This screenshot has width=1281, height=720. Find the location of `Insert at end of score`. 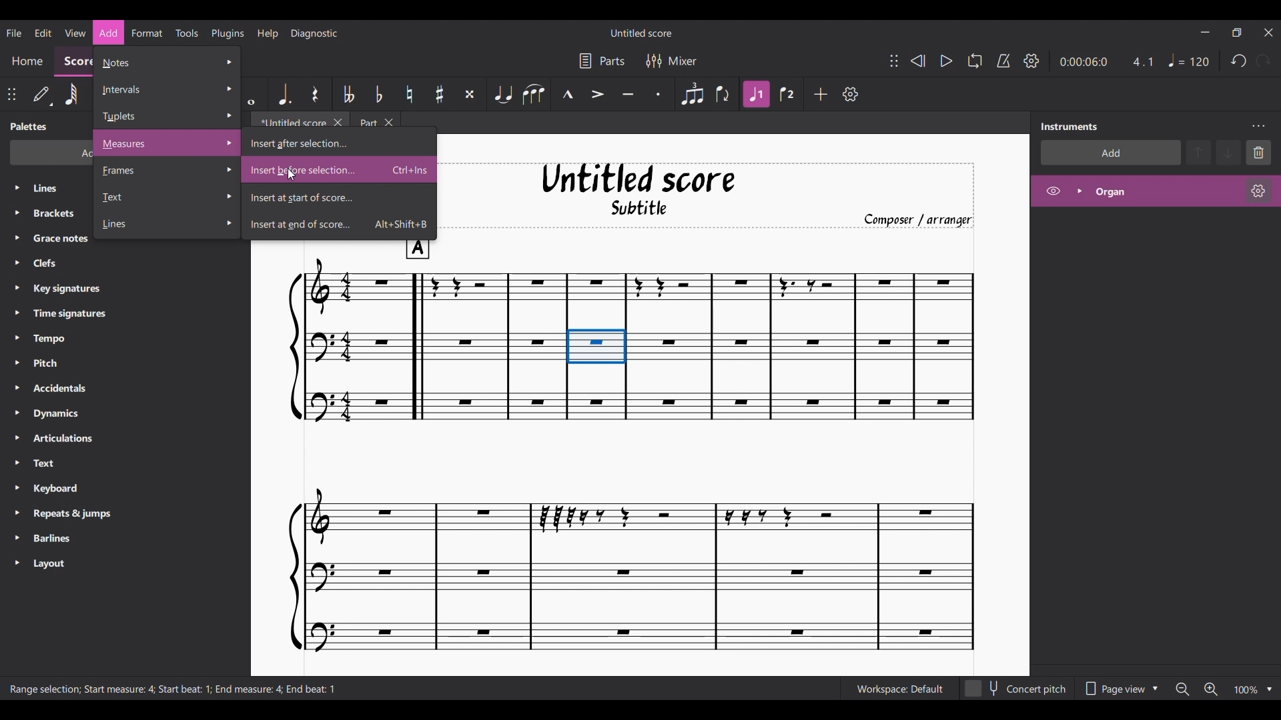

Insert at end of score is located at coordinates (339, 226).